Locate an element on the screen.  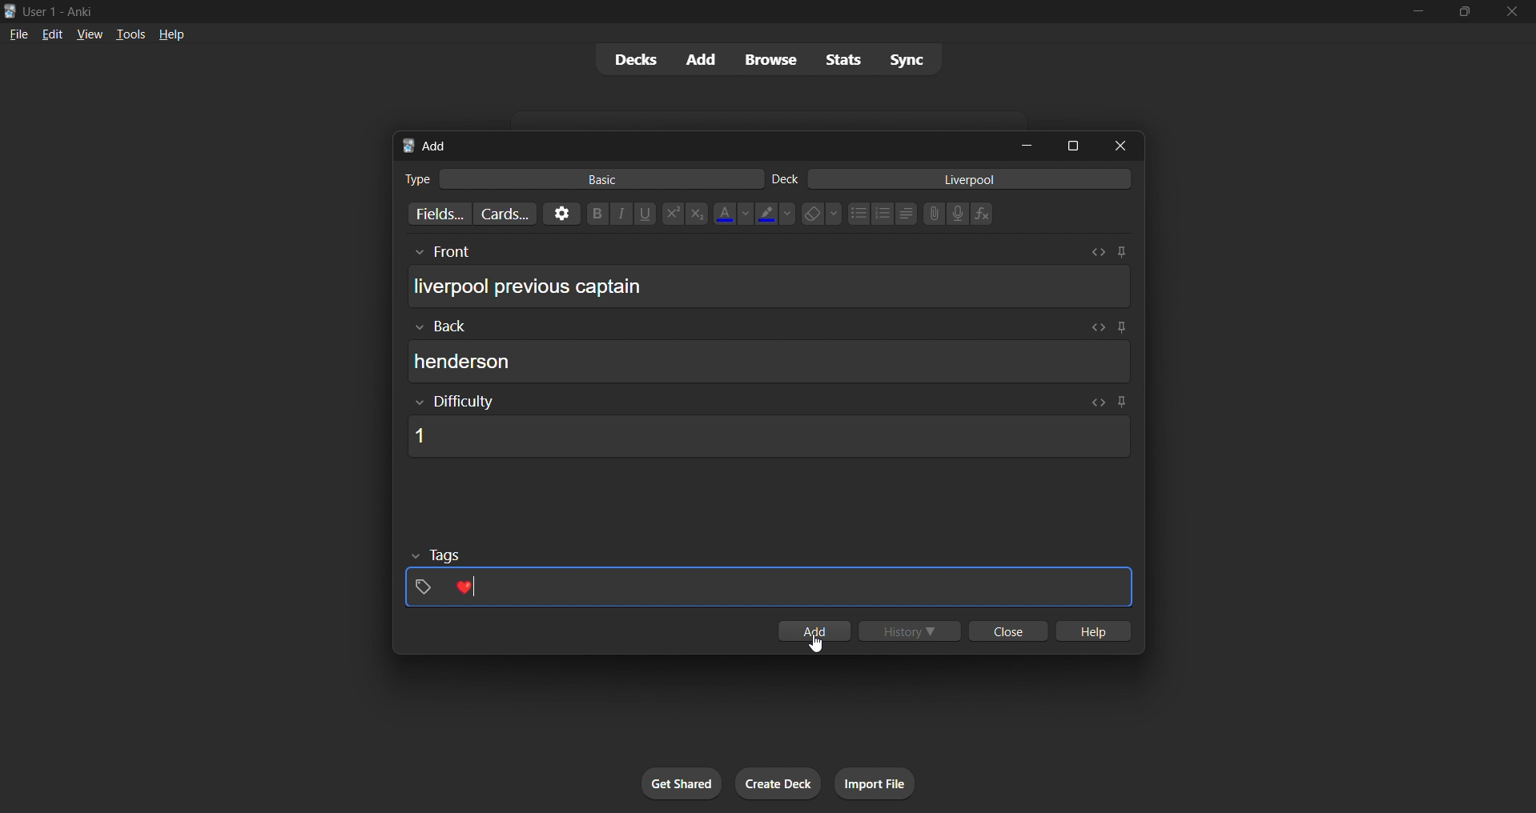
help is located at coordinates (174, 33).